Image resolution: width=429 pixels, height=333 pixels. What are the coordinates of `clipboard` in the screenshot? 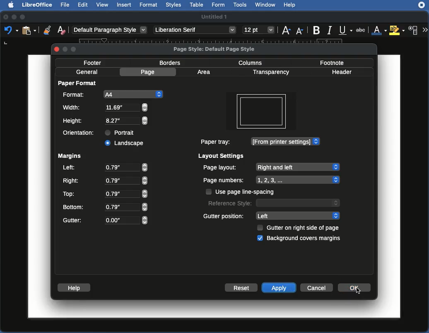 It's located at (29, 31).